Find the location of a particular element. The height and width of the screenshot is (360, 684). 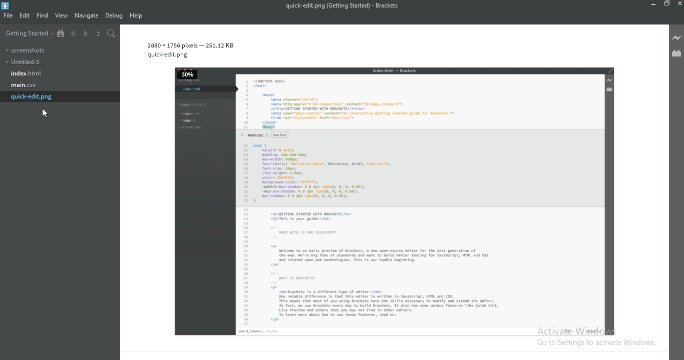

index.html is located at coordinates (25, 74).